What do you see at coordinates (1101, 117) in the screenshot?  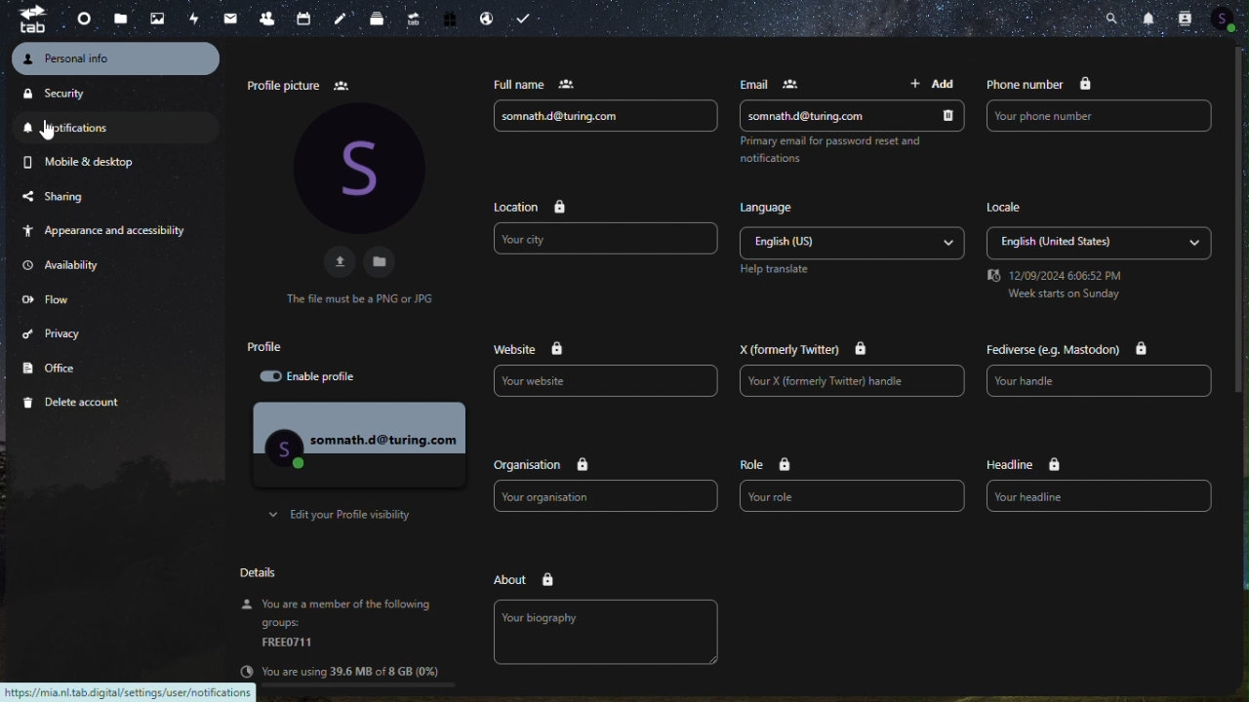 I see `Your phone number` at bounding box center [1101, 117].